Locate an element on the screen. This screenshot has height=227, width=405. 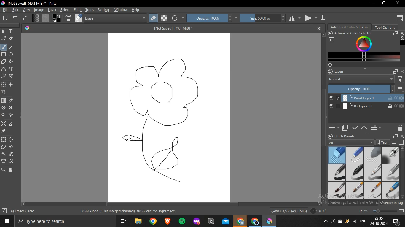
Sound is located at coordinates (333, 221).